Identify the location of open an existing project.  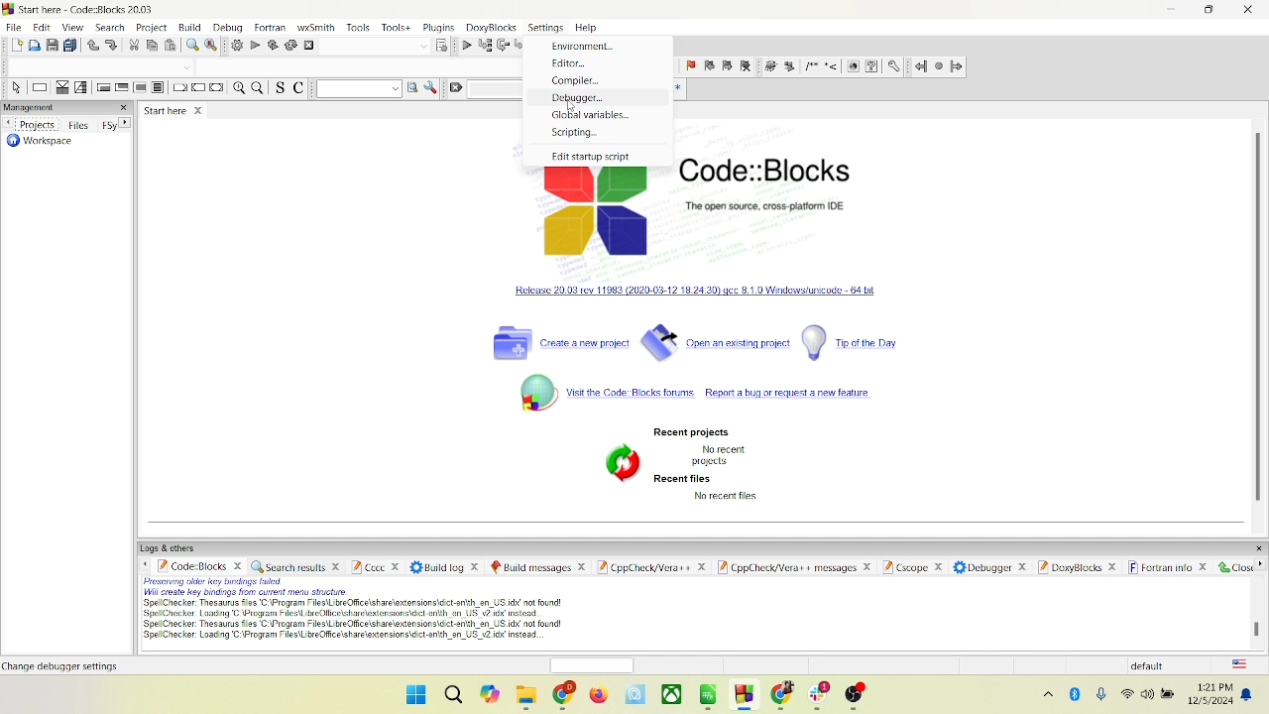
(720, 342).